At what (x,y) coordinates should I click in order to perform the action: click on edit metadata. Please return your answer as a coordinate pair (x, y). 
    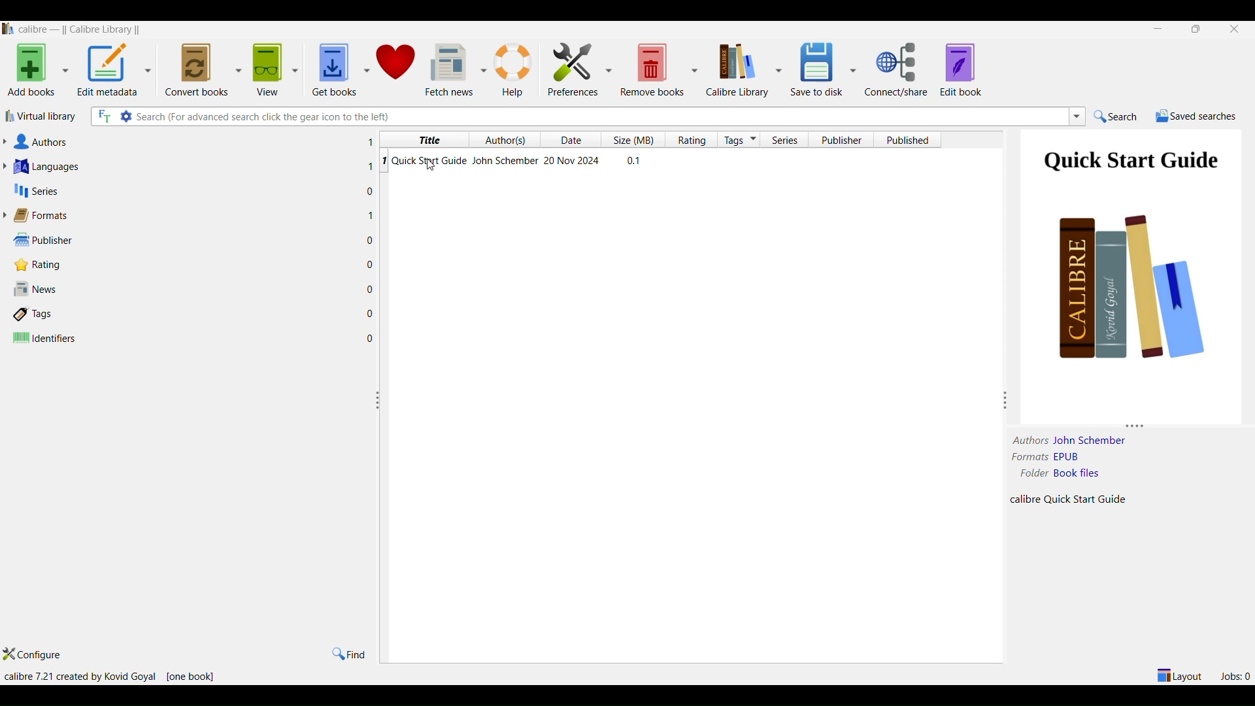
    Looking at the image, I should click on (109, 71).